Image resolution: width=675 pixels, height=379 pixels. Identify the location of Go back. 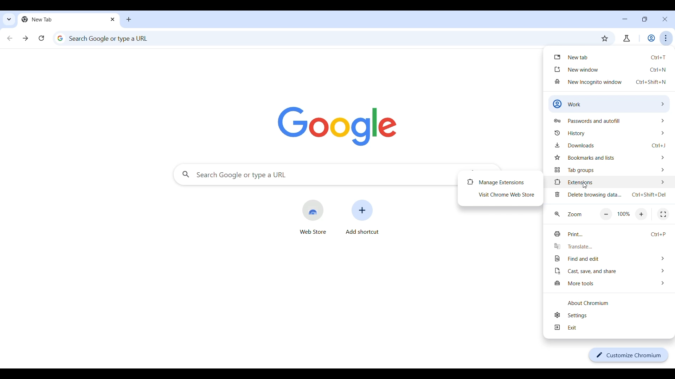
(10, 38).